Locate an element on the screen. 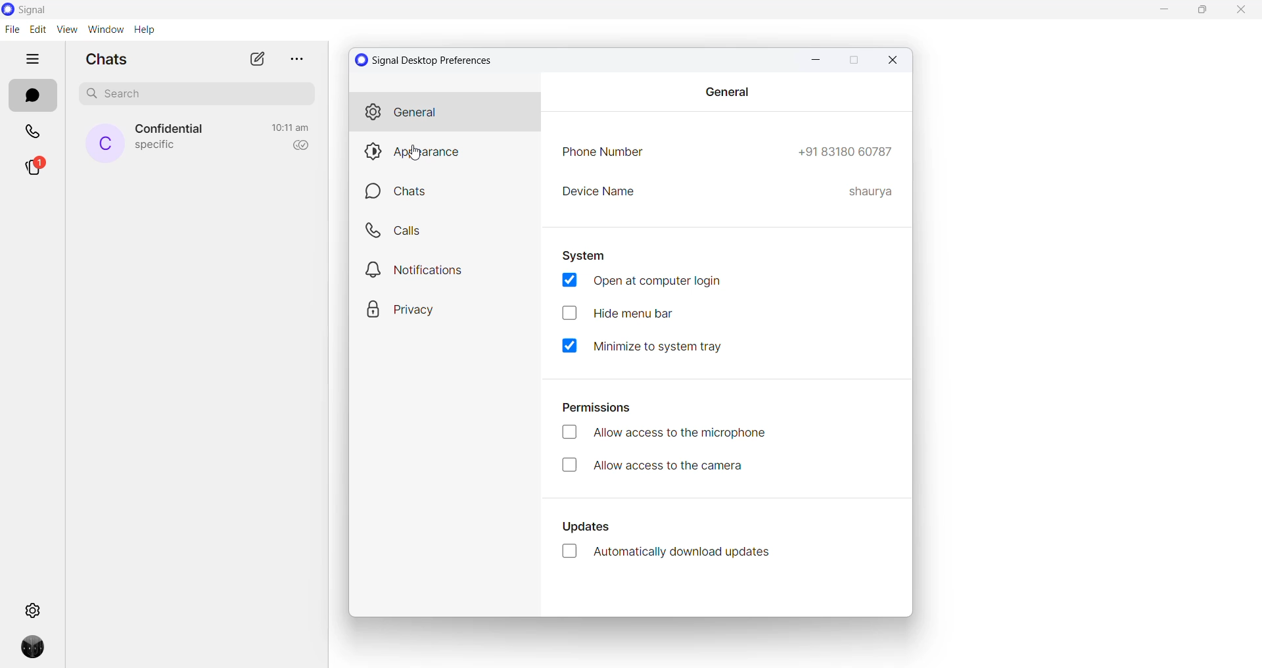 The width and height of the screenshot is (1262, 668). profile picture is located at coordinates (105, 143).